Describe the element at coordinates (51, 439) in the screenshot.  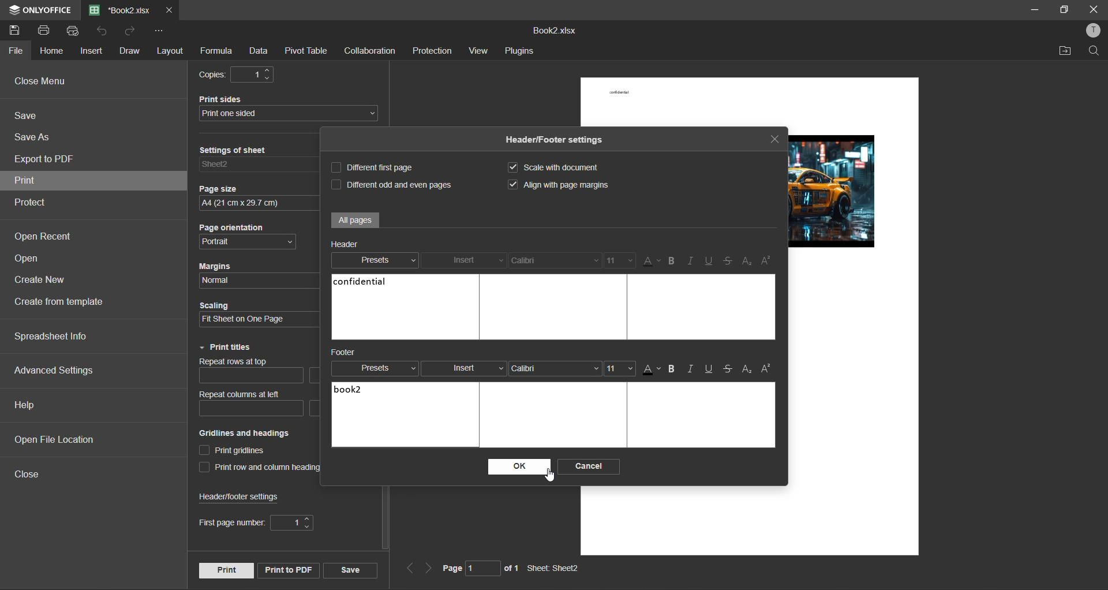
I see `open file location` at that location.